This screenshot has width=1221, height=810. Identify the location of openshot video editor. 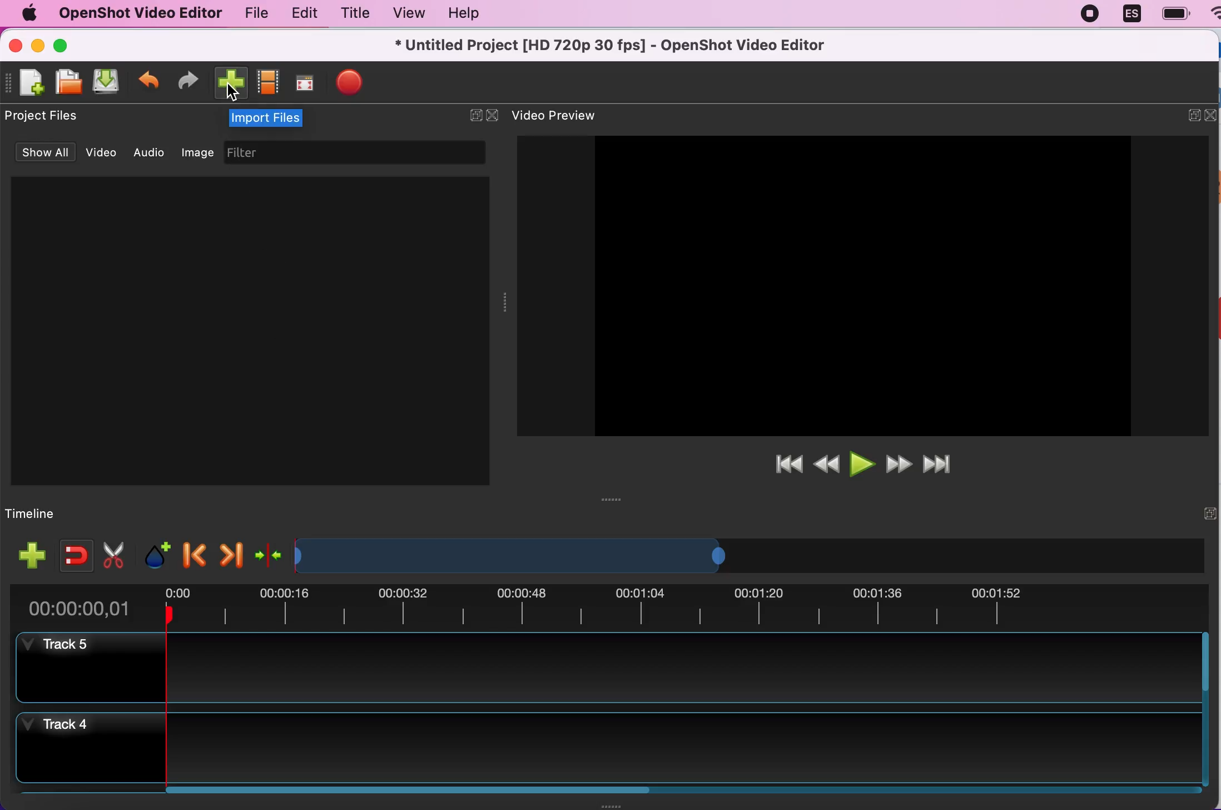
(137, 14).